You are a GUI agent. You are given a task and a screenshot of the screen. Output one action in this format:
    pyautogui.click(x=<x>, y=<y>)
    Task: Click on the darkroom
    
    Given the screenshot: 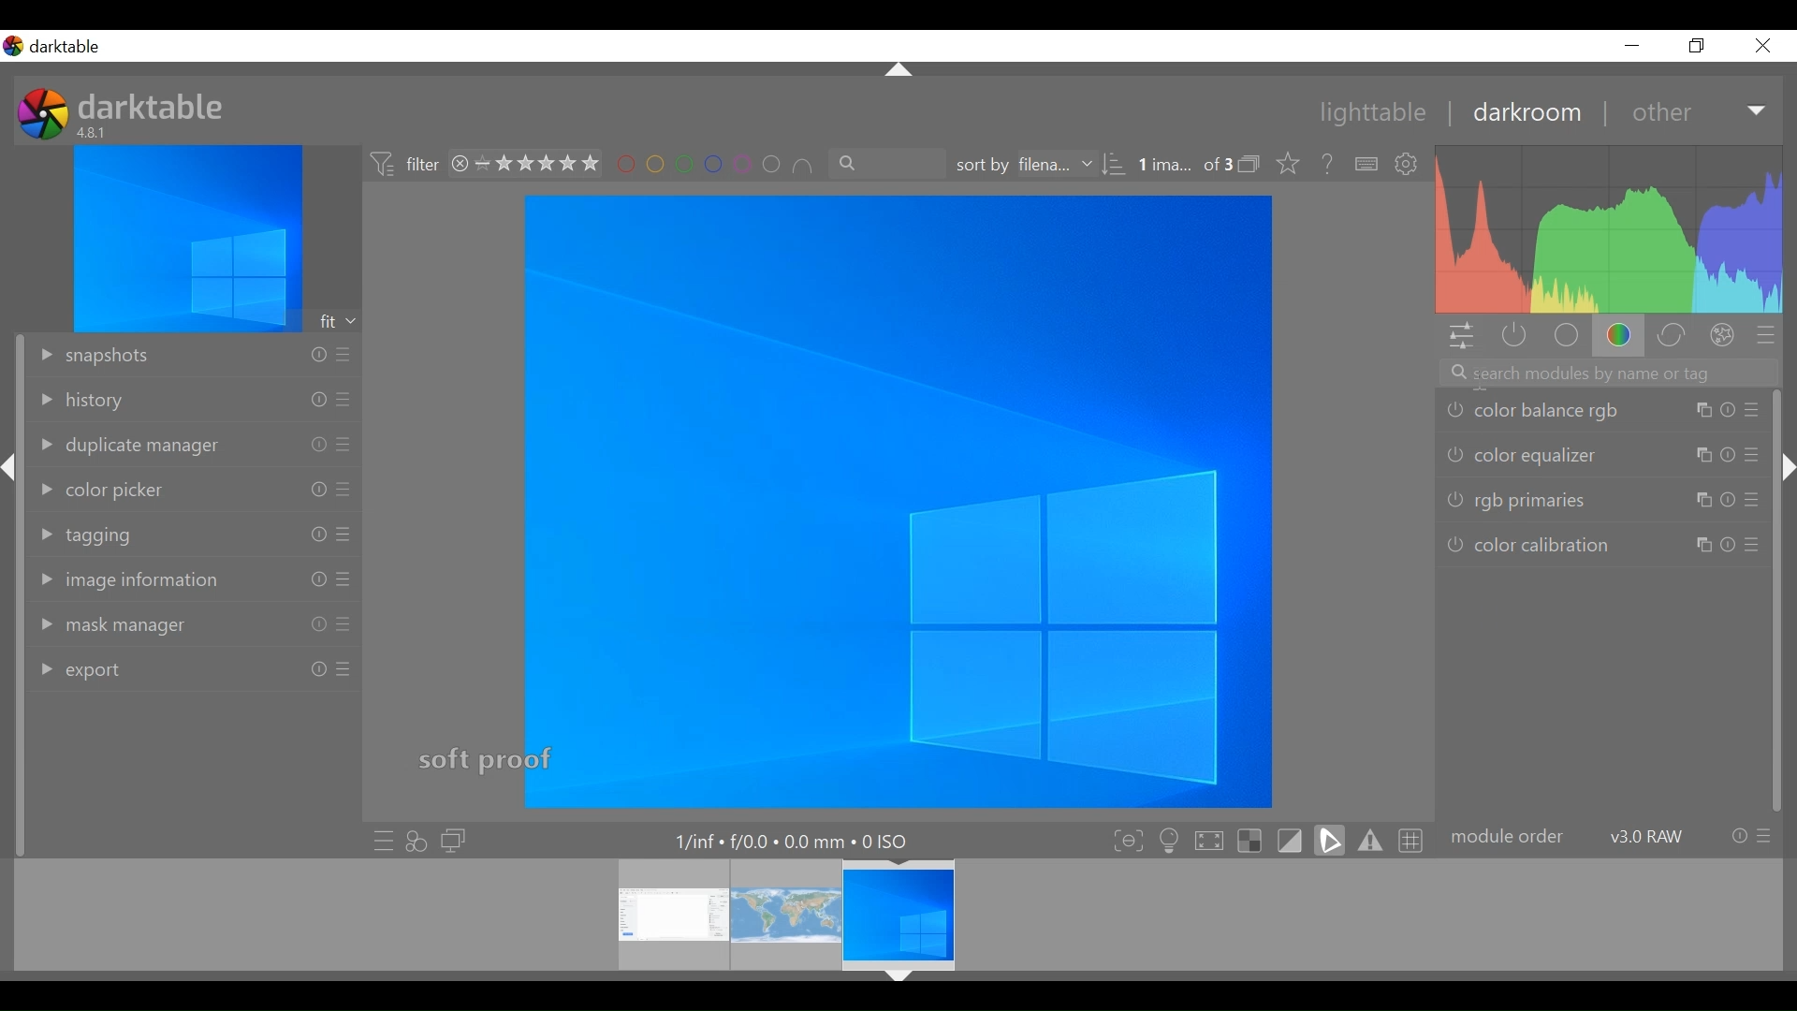 What is the action you would take?
    pyautogui.click(x=1519, y=115)
    